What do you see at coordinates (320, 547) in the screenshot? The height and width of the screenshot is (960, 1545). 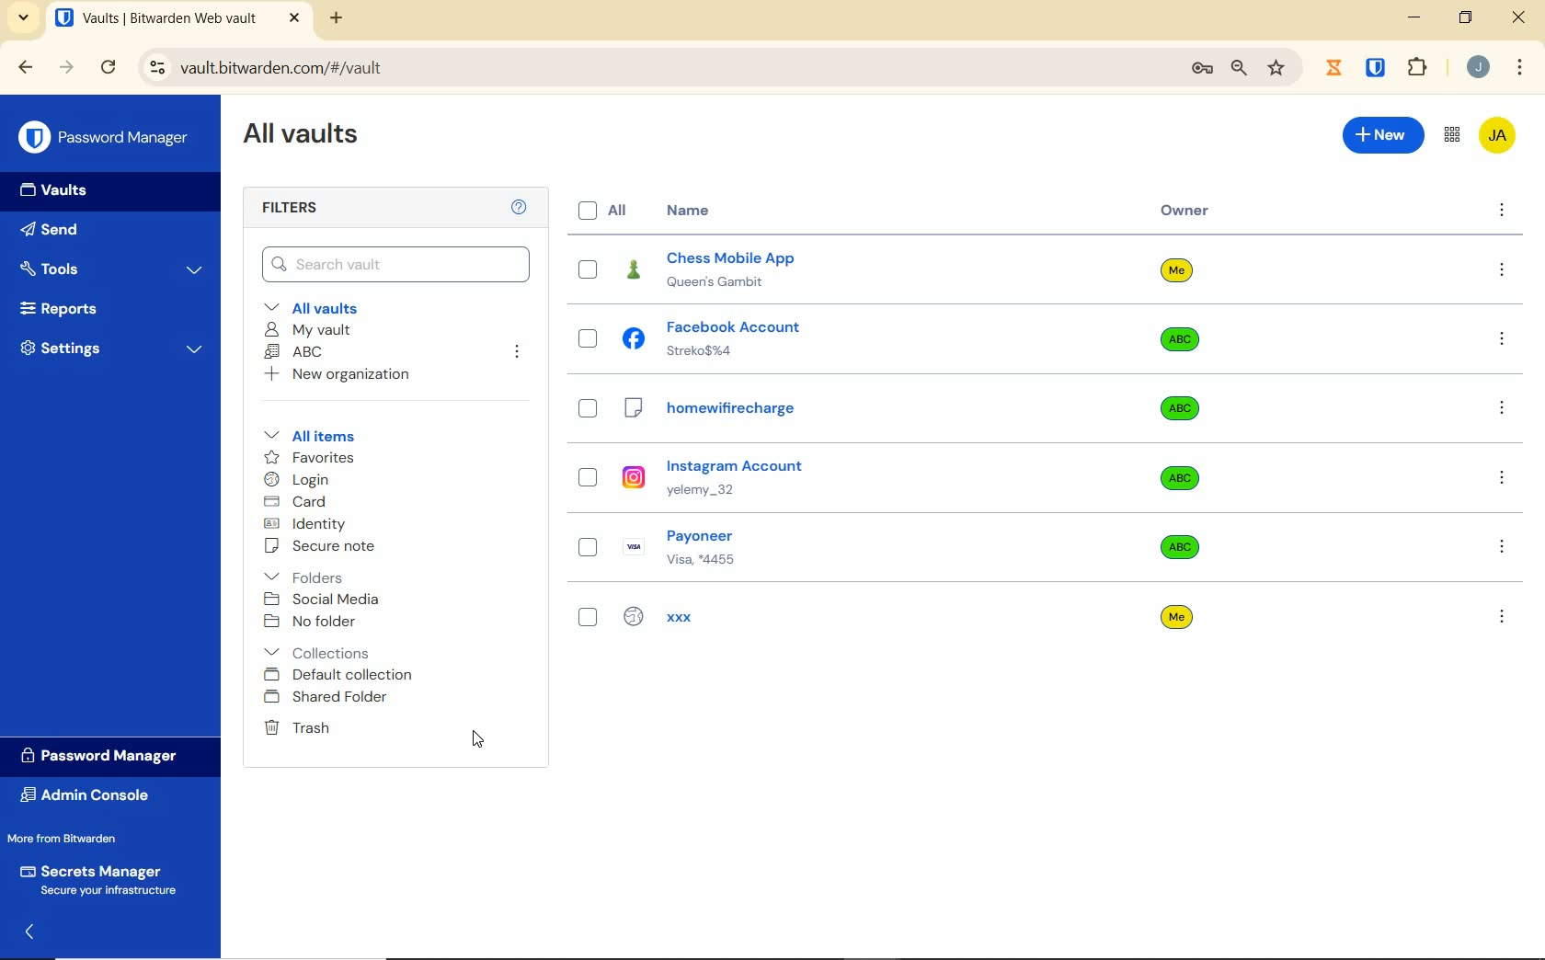 I see `secure note` at bounding box center [320, 547].